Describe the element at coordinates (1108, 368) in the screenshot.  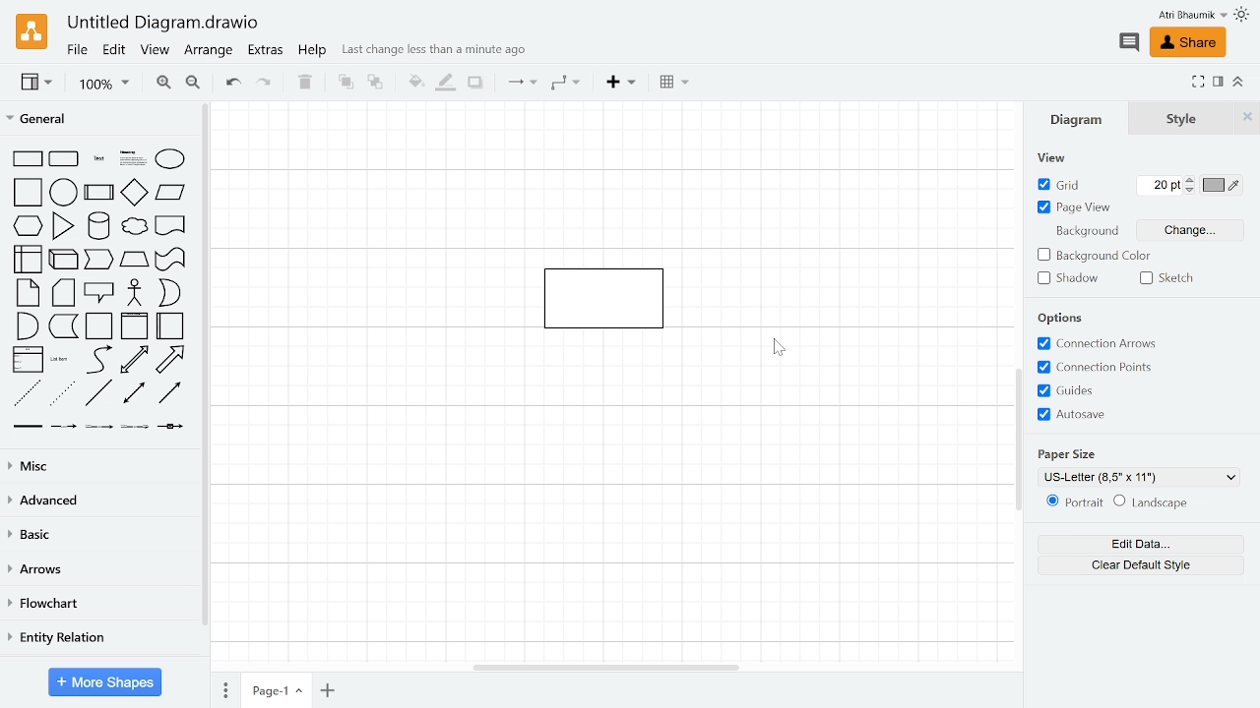
I see `Connection points` at that location.